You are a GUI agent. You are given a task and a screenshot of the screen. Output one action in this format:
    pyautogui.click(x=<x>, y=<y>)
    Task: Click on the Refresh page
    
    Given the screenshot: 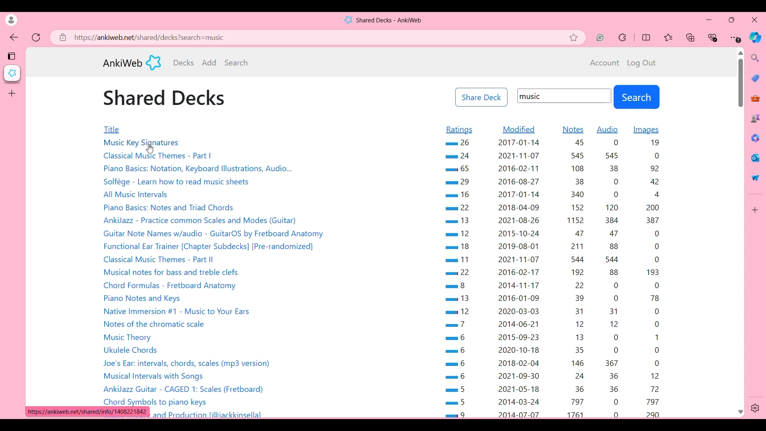 What is the action you would take?
    pyautogui.click(x=36, y=38)
    